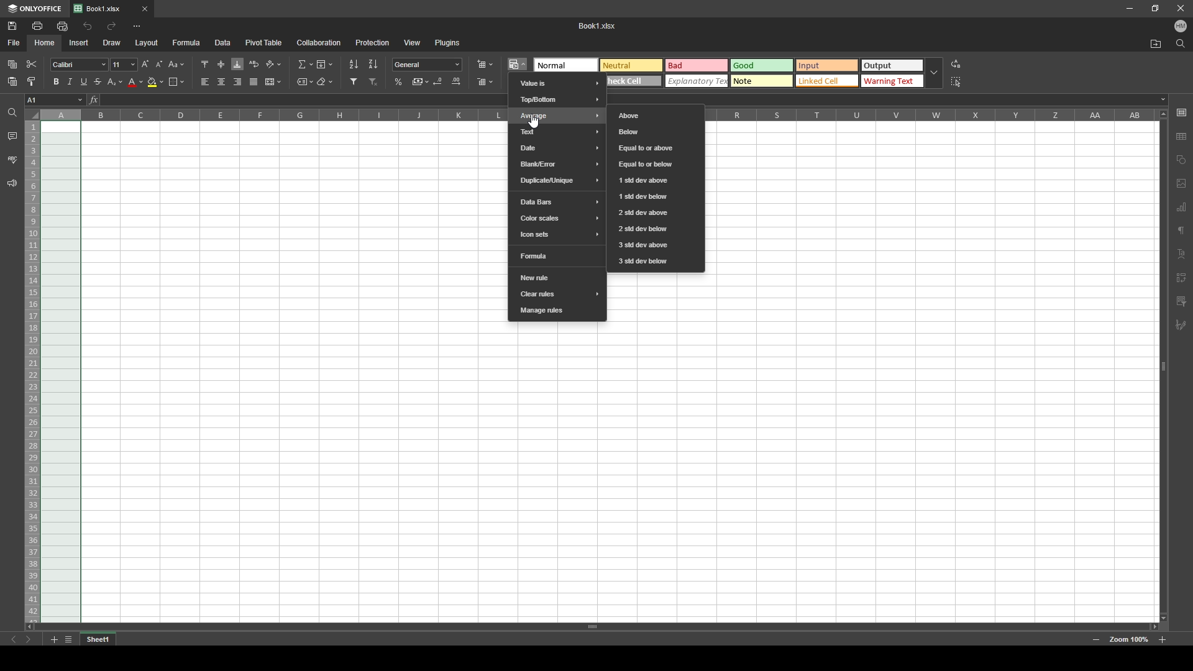  What do you see at coordinates (264, 42) in the screenshot?
I see `pivot table` at bounding box center [264, 42].